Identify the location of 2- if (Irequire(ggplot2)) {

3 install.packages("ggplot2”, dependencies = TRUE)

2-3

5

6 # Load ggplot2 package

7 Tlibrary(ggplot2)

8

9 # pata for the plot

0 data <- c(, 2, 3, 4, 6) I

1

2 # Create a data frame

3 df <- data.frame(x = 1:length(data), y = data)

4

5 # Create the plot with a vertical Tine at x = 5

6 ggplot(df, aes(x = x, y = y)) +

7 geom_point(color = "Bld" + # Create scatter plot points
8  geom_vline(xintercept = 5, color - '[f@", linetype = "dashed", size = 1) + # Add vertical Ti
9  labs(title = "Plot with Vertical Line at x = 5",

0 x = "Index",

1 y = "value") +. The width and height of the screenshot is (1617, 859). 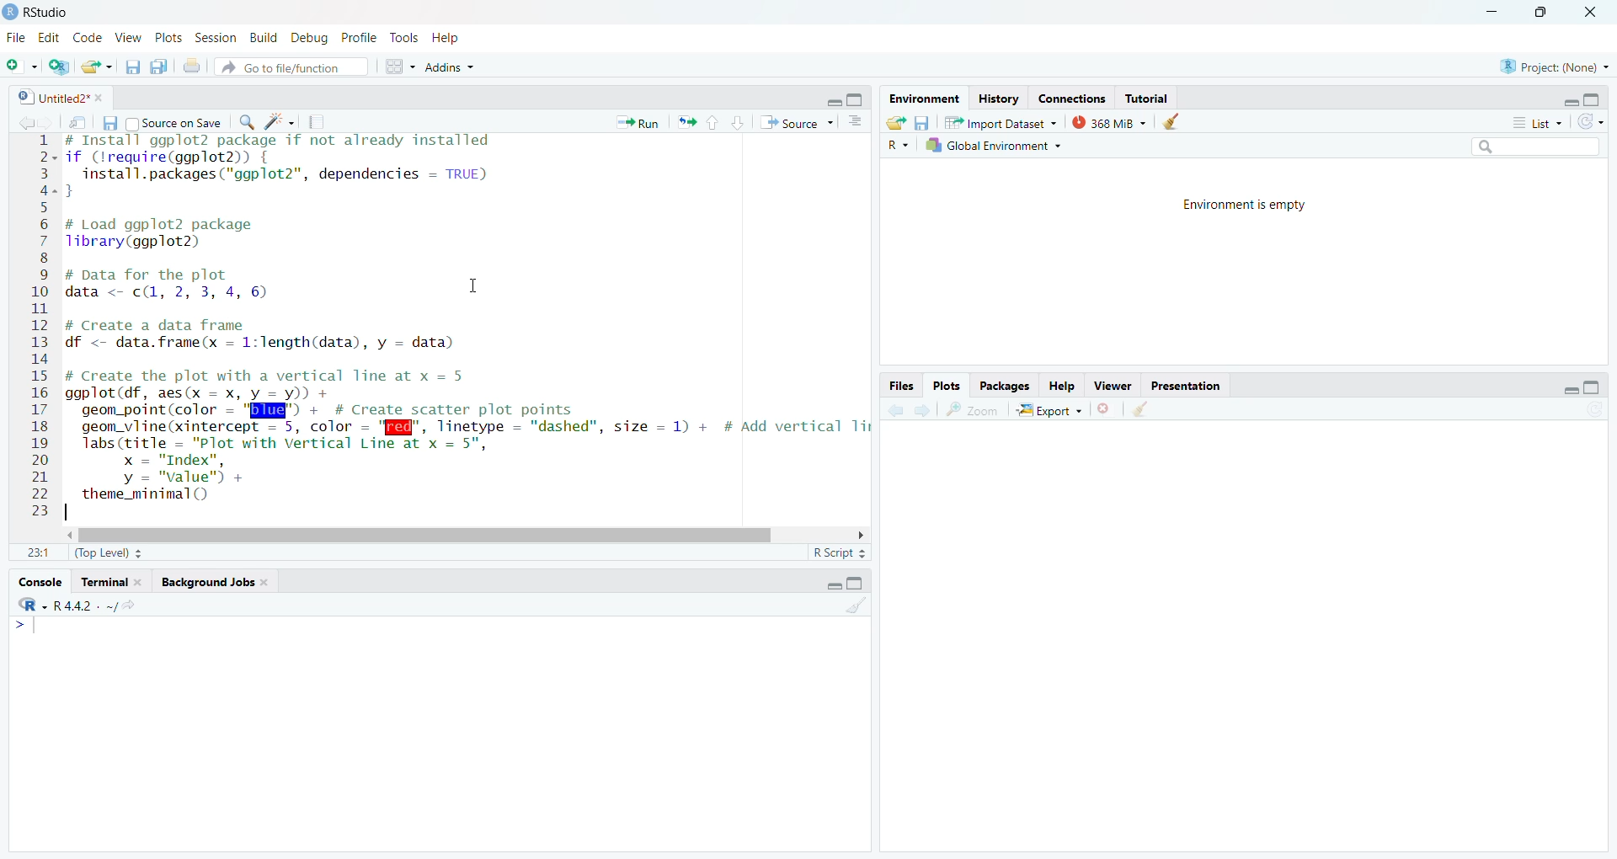
(446, 322).